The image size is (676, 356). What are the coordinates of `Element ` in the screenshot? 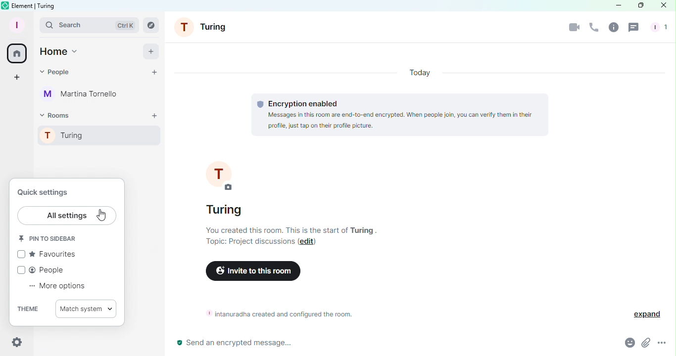 It's located at (23, 5).